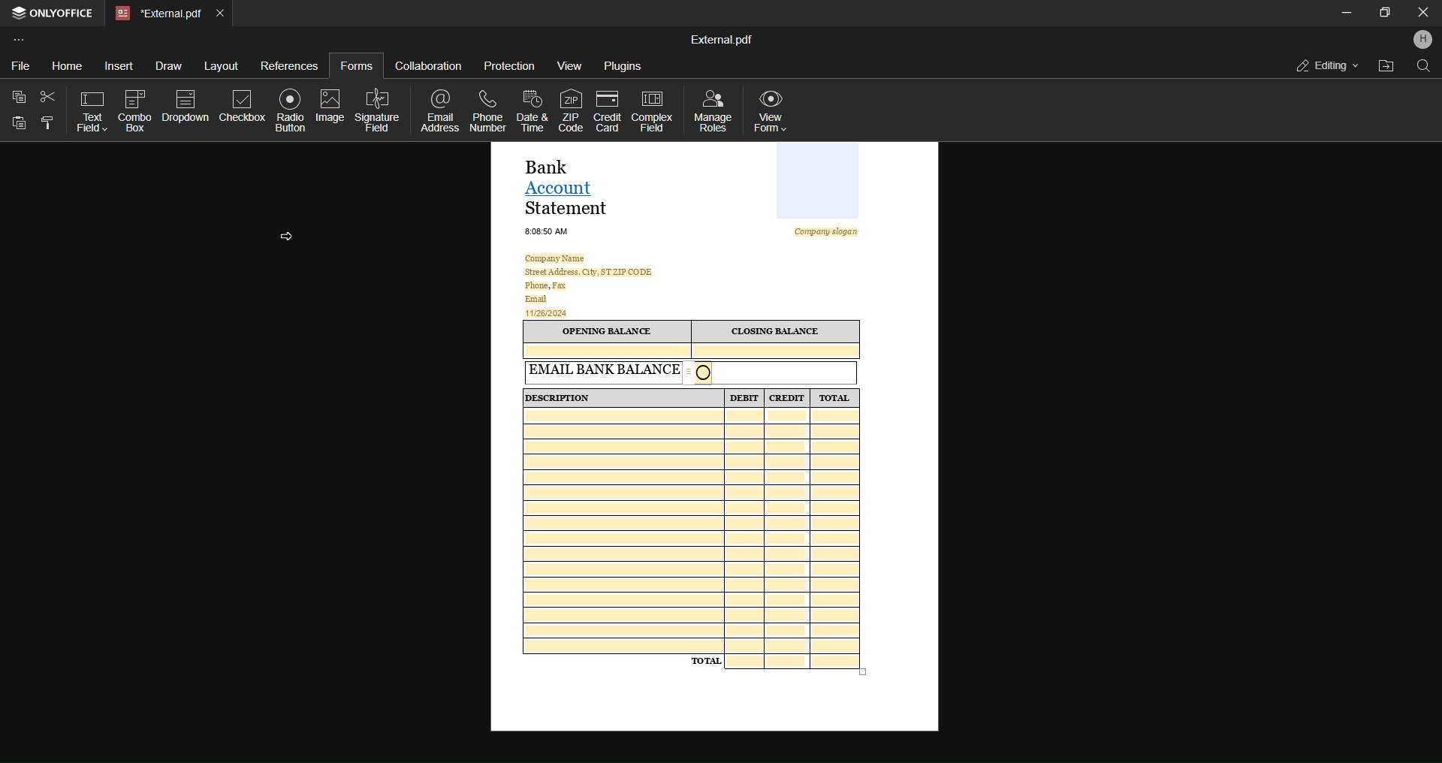  Describe the element at coordinates (291, 113) in the screenshot. I see `radio button` at that location.